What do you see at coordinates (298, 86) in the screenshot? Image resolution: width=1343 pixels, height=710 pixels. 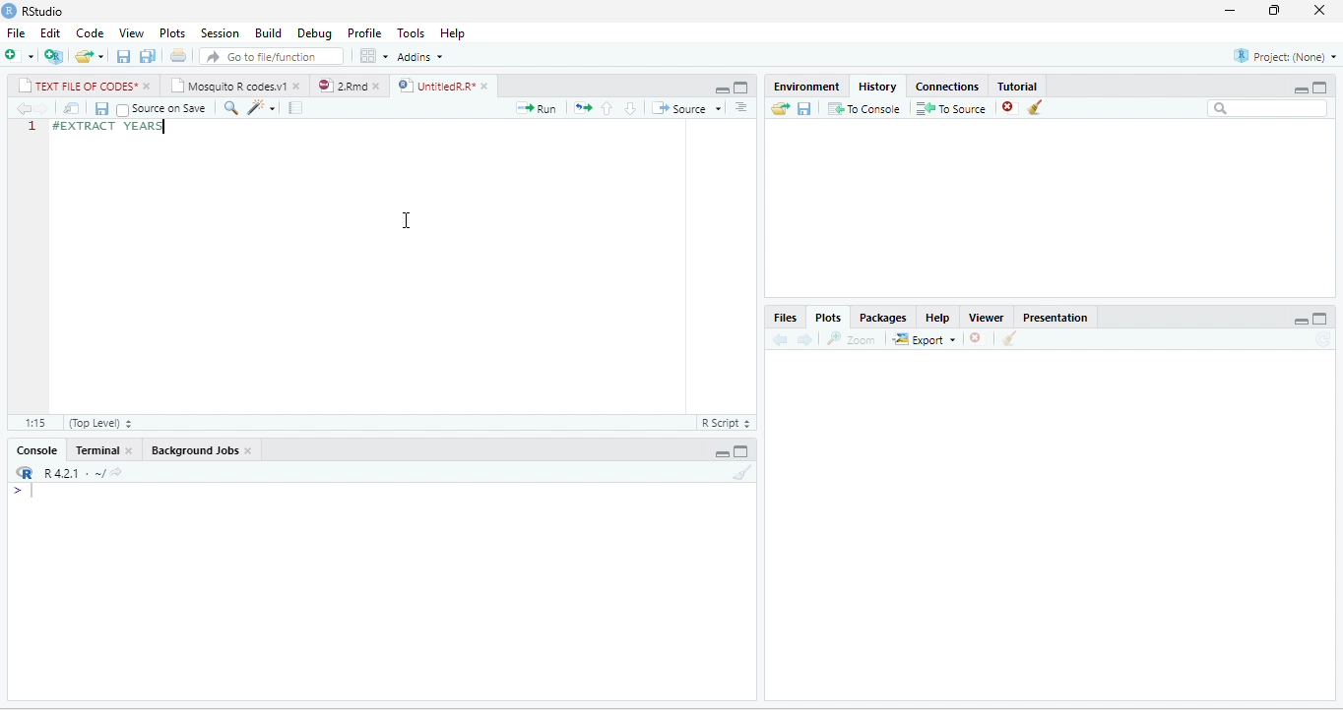 I see `close` at bounding box center [298, 86].